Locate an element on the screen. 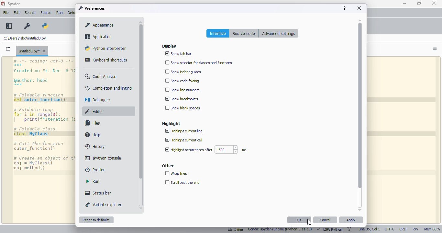  cancel is located at coordinates (325, 220).